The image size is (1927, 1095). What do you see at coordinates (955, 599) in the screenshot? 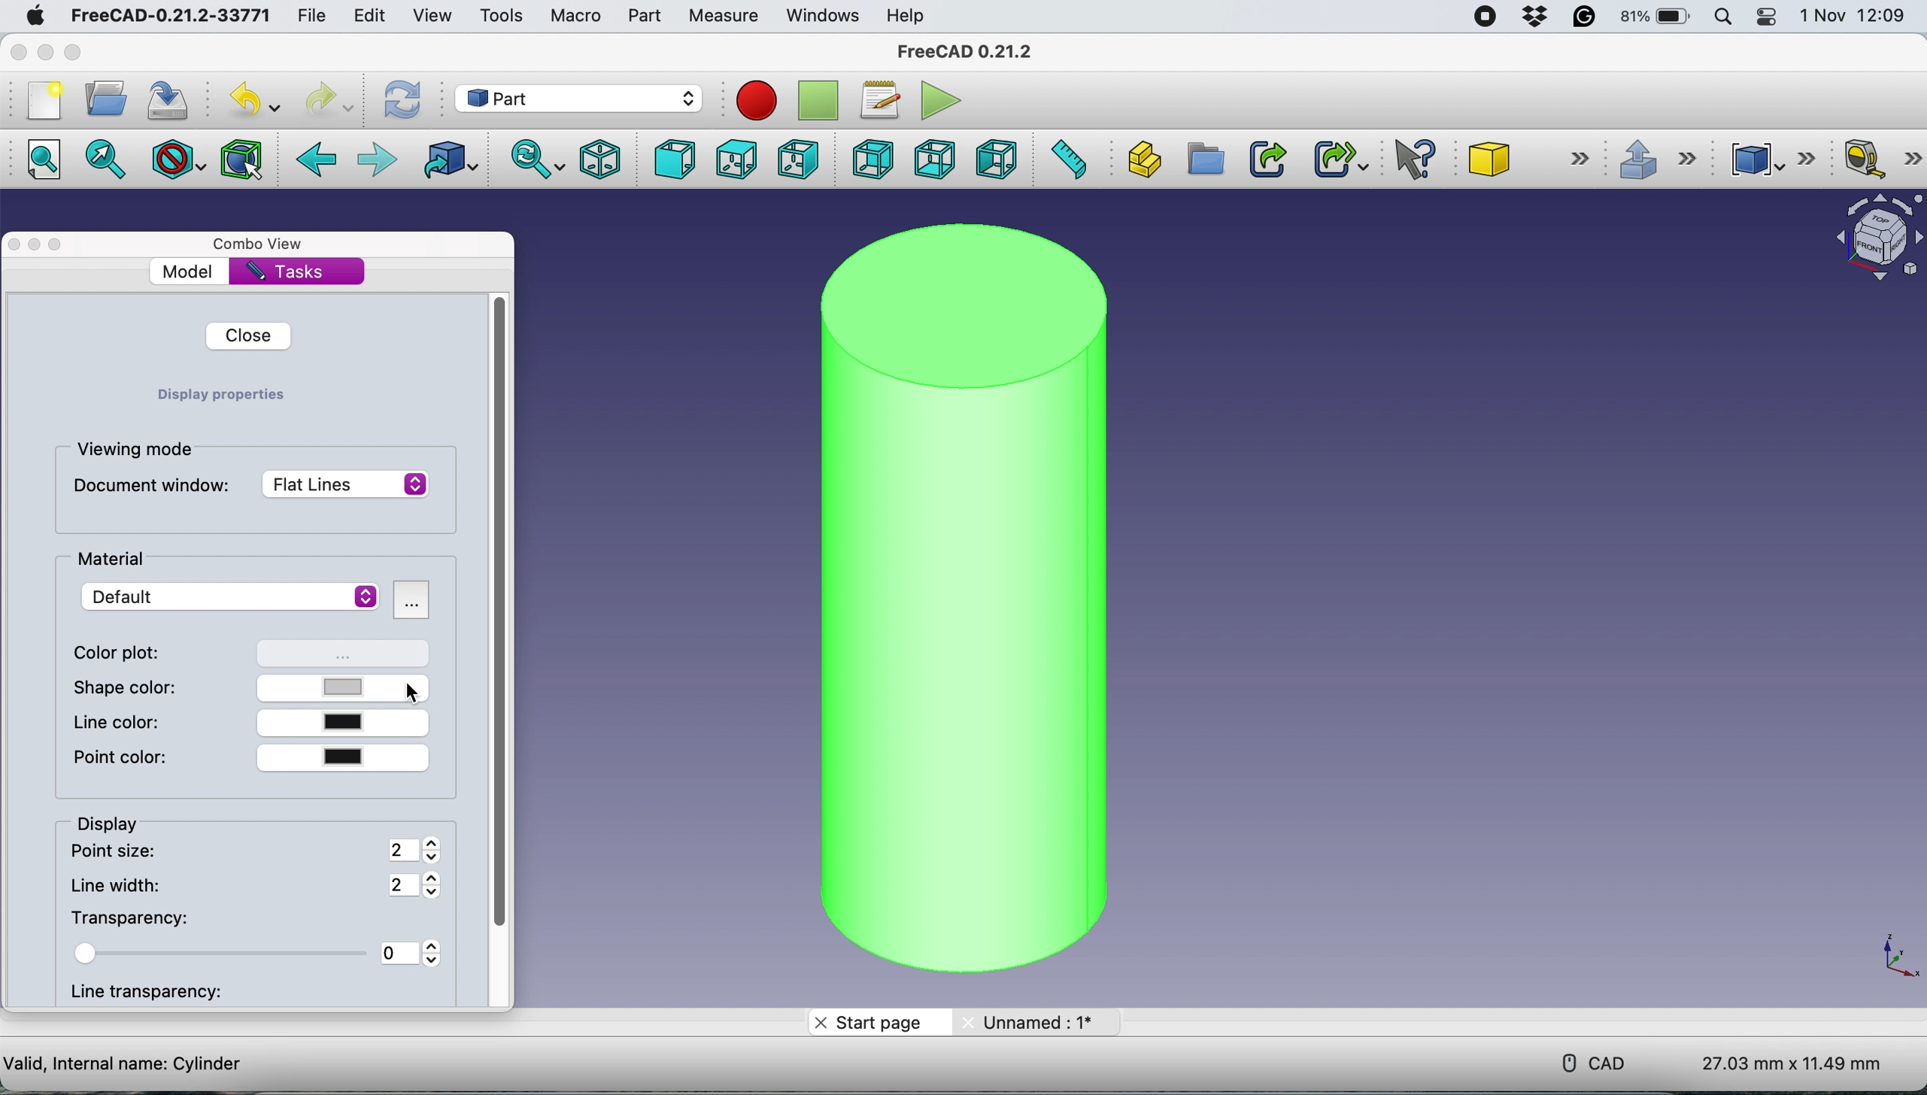
I see `cylinder` at bounding box center [955, 599].